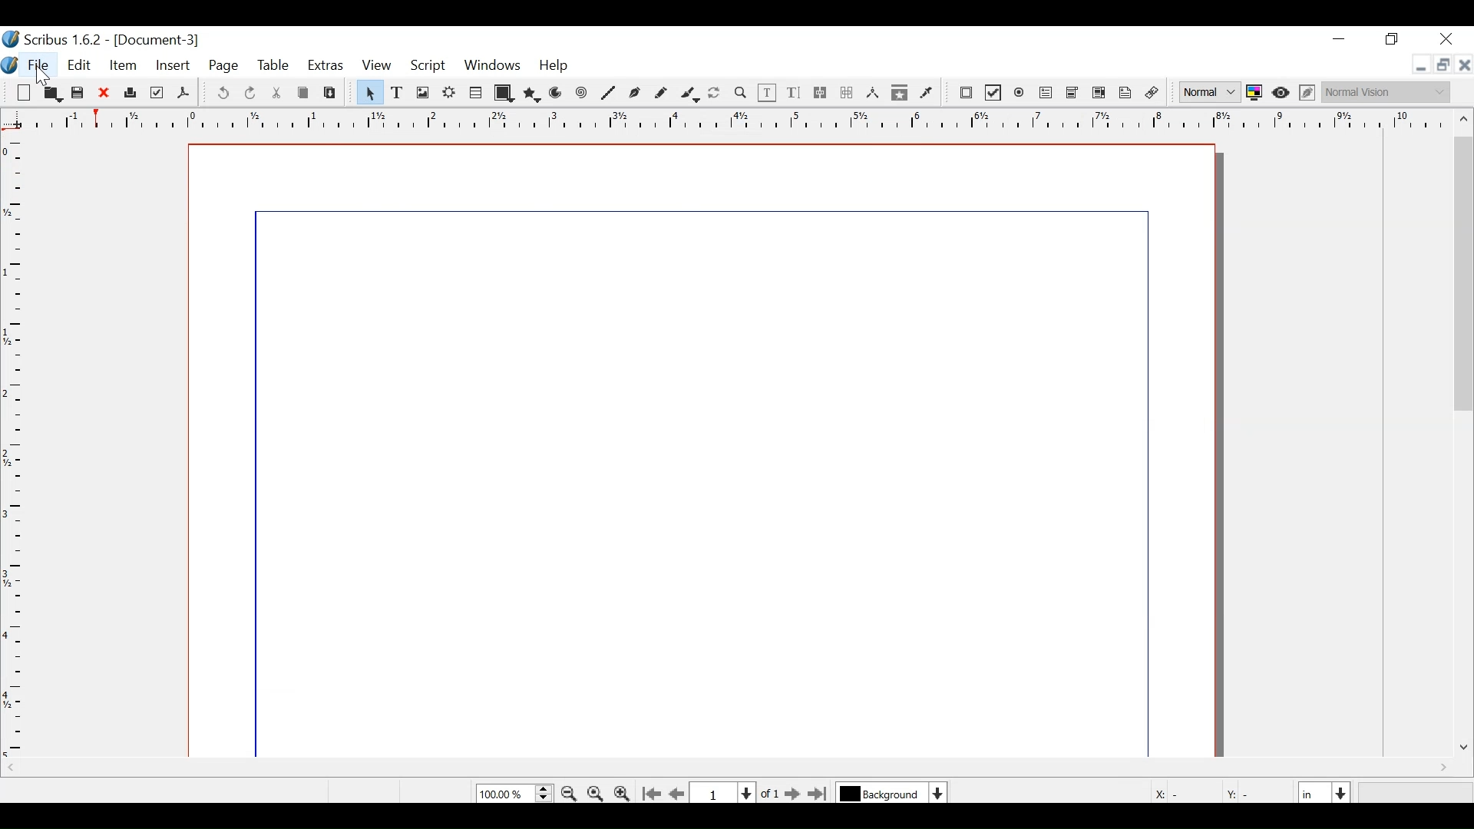 This screenshot has width=1474, height=829. I want to click on Edit, so click(80, 66).